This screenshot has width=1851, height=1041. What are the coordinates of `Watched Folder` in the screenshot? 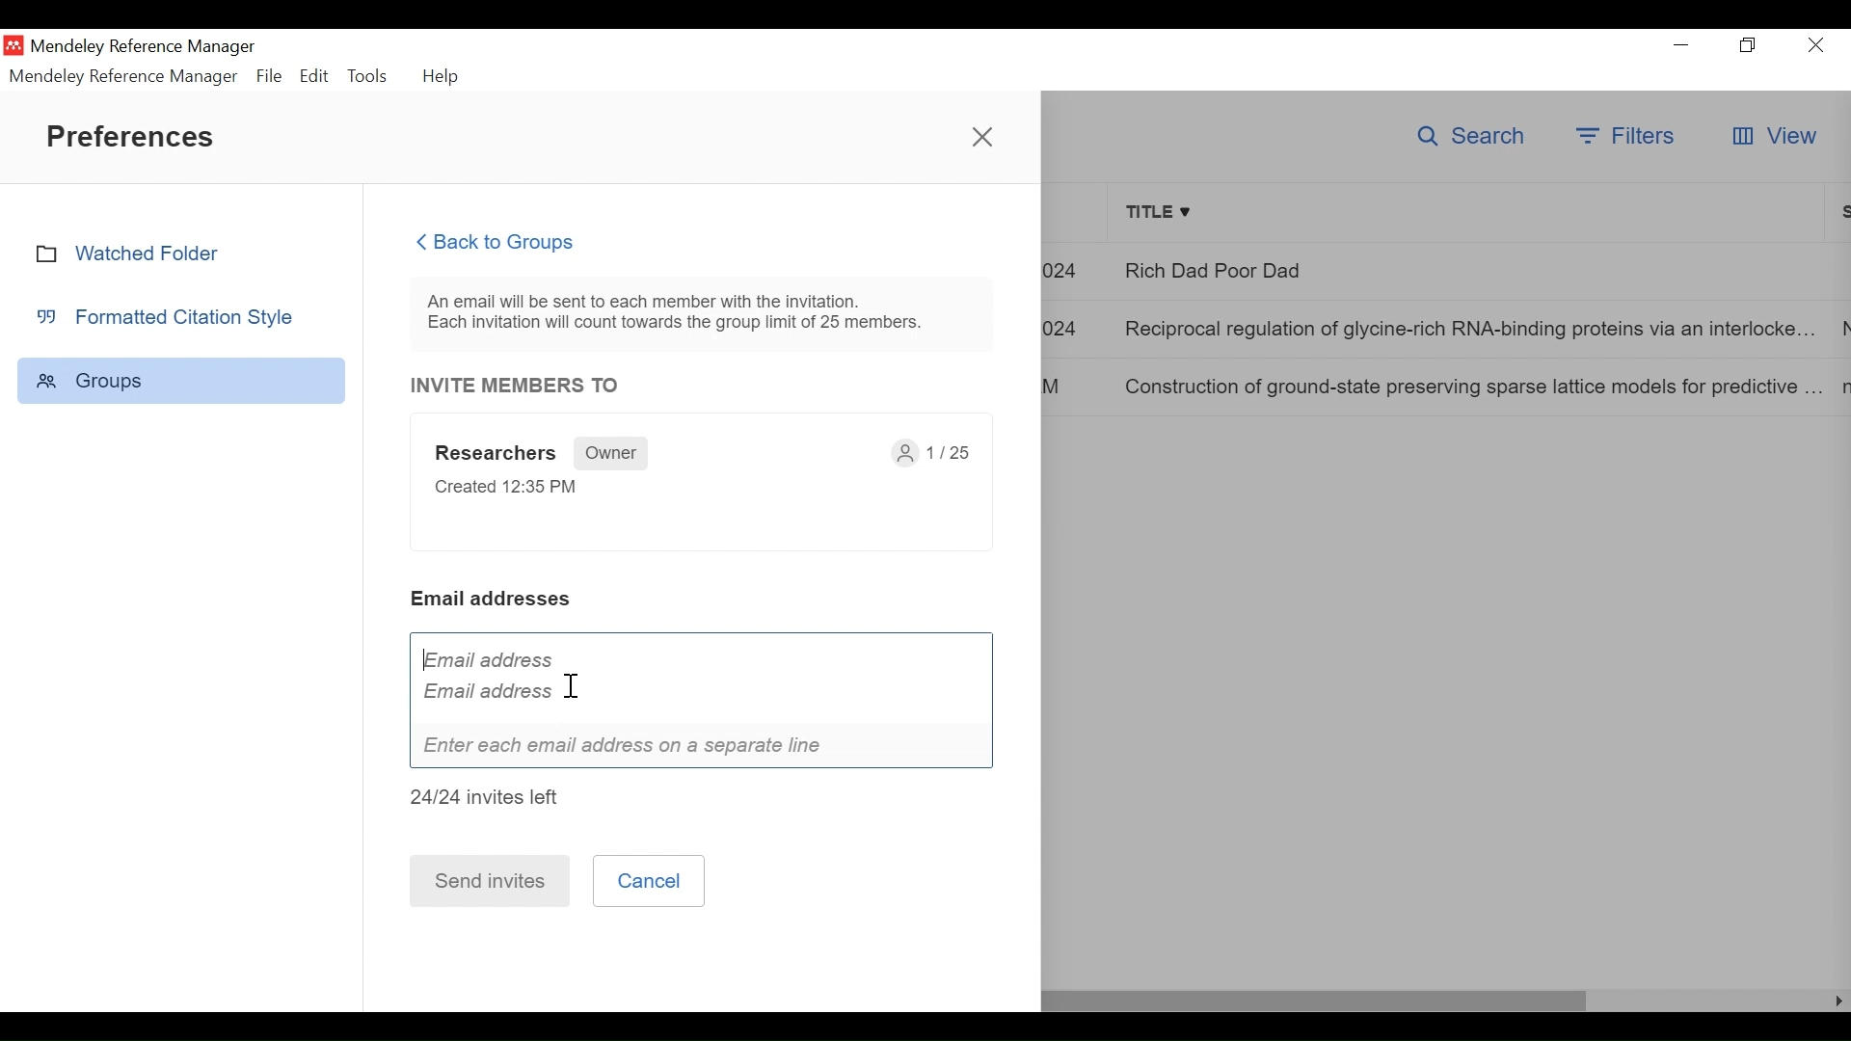 It's located at (137, 253).